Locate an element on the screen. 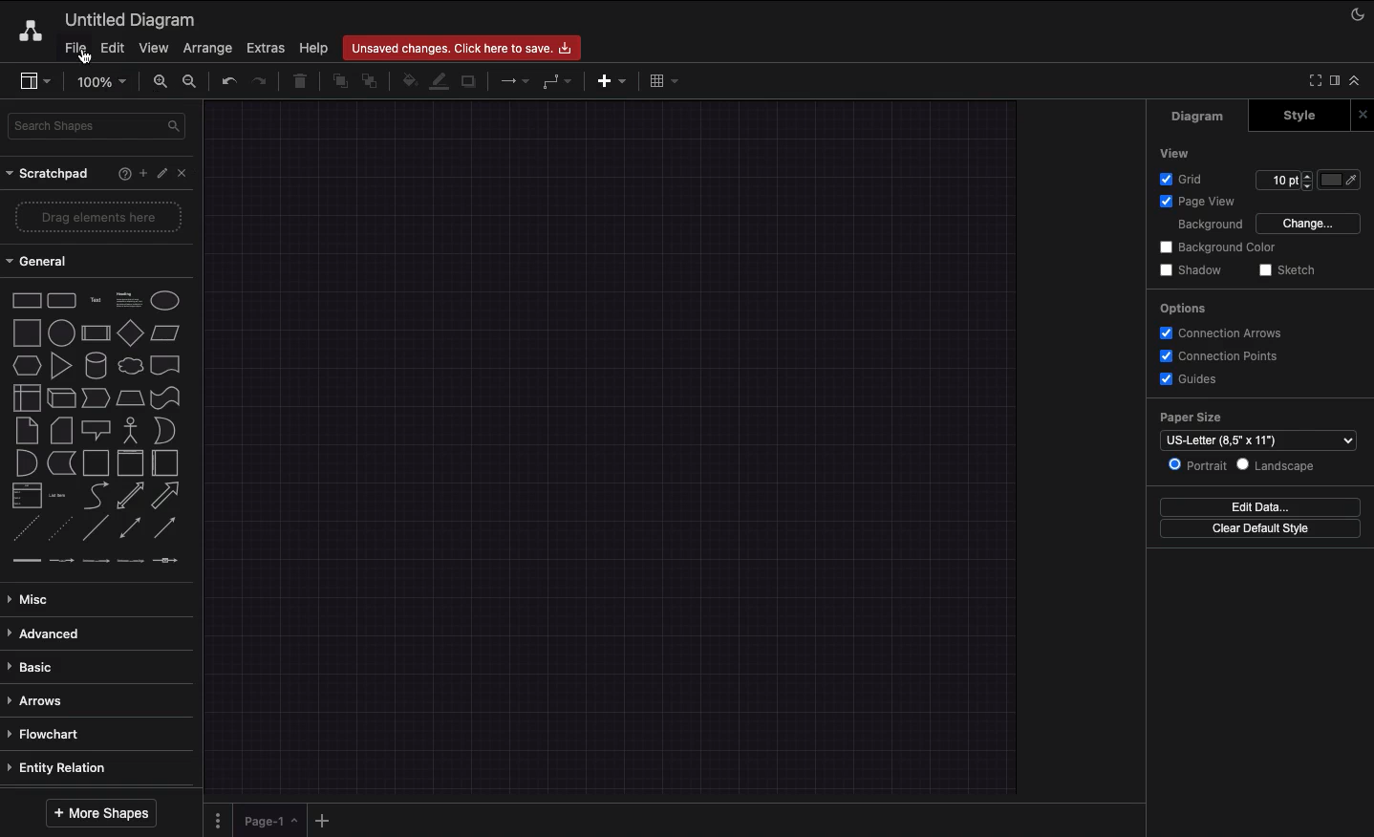  Process is located at coordinates (94, 334).